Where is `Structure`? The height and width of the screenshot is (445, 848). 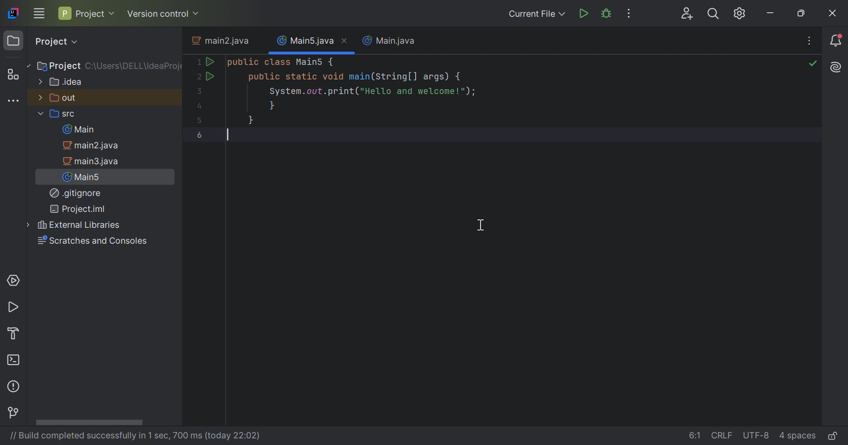 Structure is located at coordinates (15, 75).